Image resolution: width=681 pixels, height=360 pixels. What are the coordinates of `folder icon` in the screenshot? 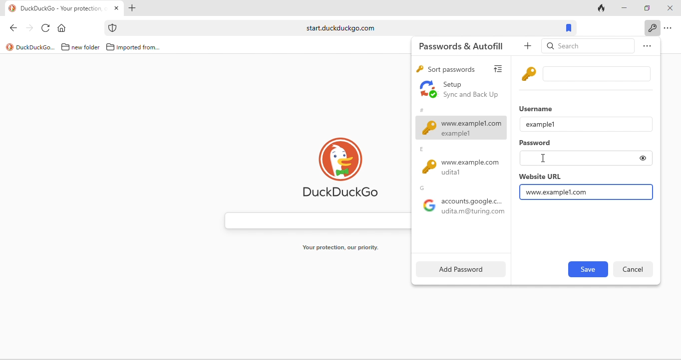 It's located at (110, 47).